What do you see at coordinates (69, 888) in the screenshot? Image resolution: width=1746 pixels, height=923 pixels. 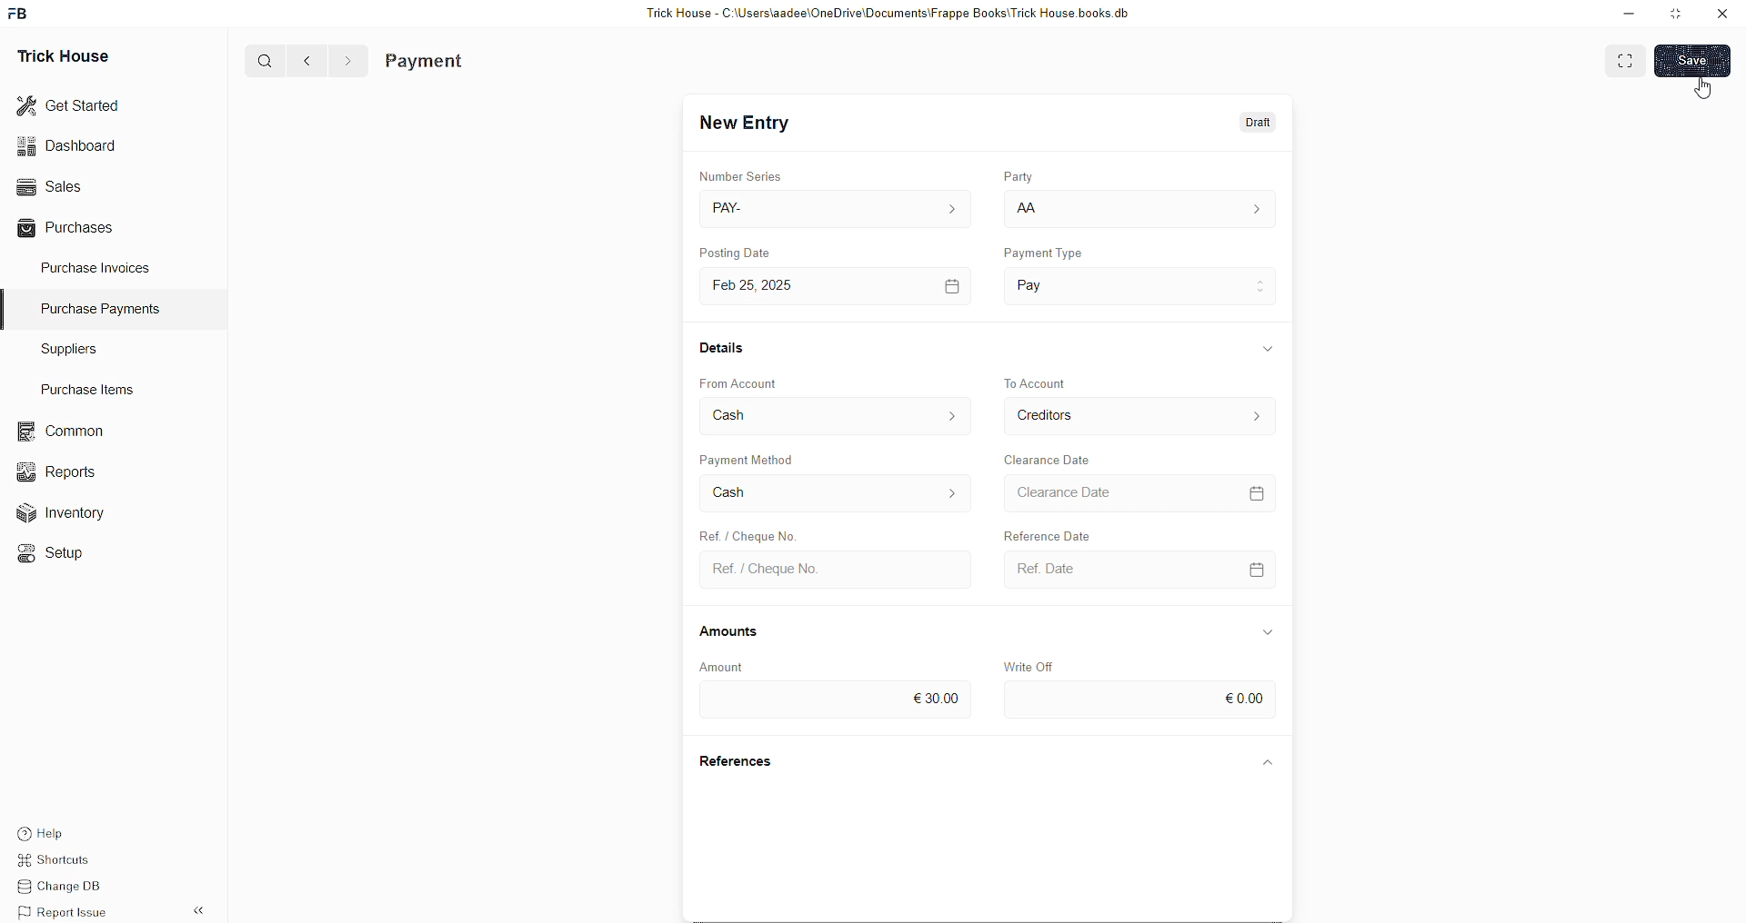 I see `Change DB` at bounding box center [69, 888].